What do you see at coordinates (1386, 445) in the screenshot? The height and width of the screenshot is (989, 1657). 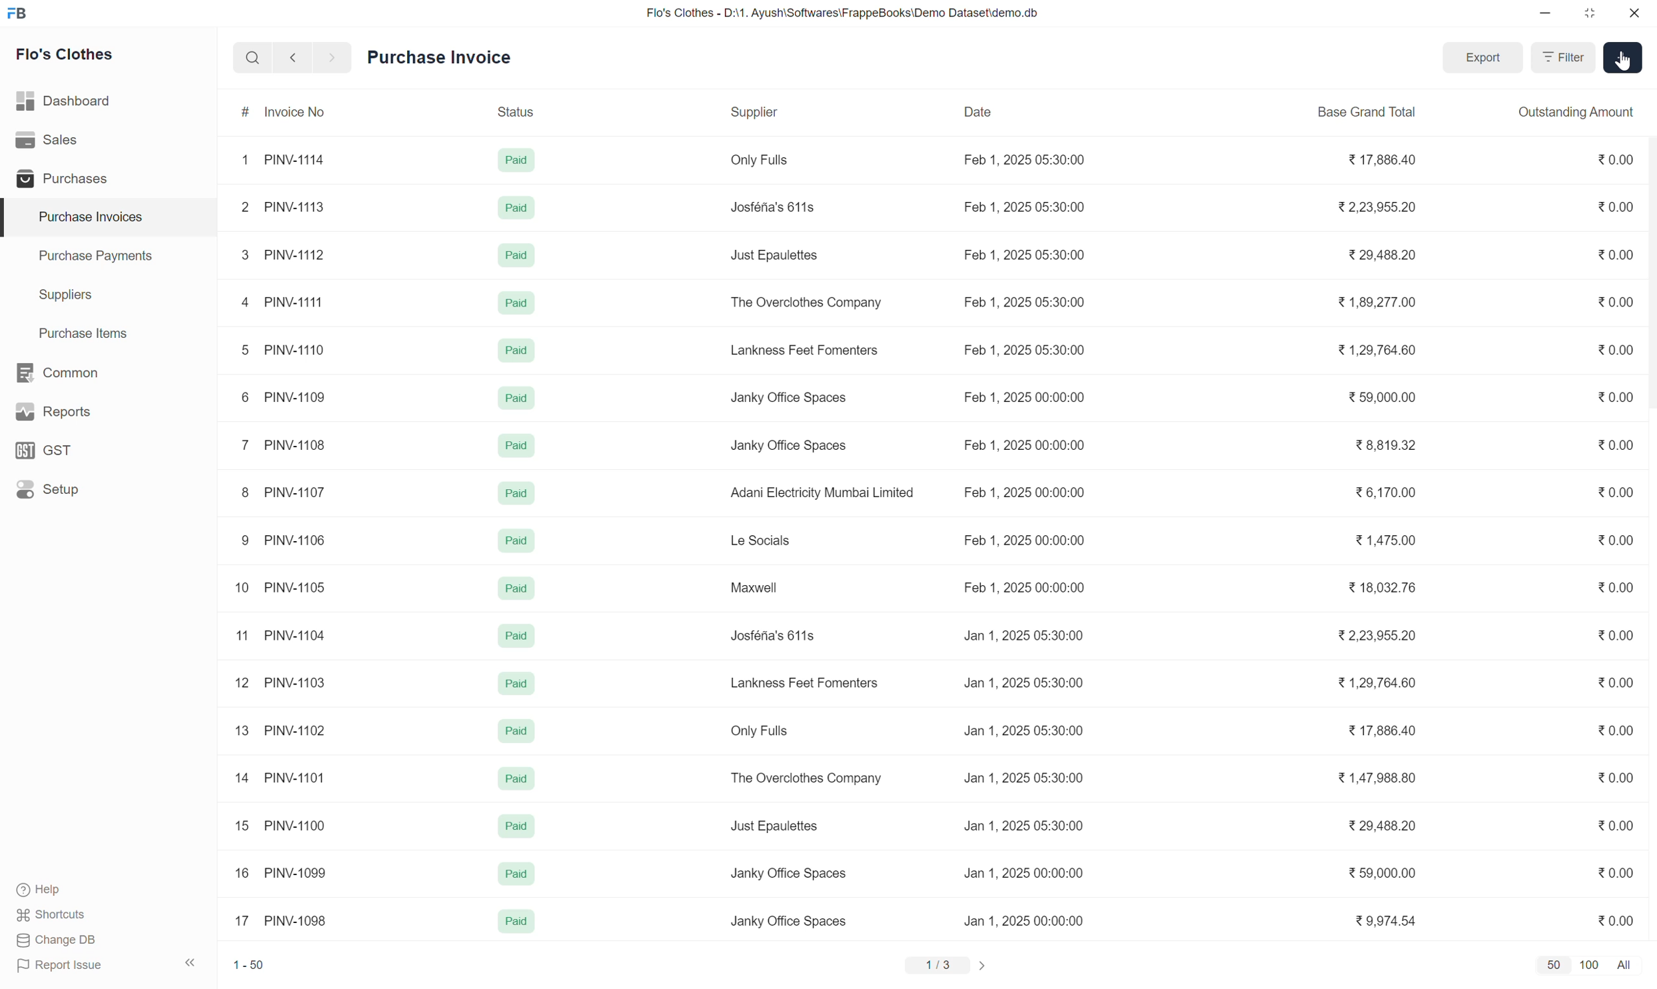 I see `8,819.32` at bounding box center [1386, 445].